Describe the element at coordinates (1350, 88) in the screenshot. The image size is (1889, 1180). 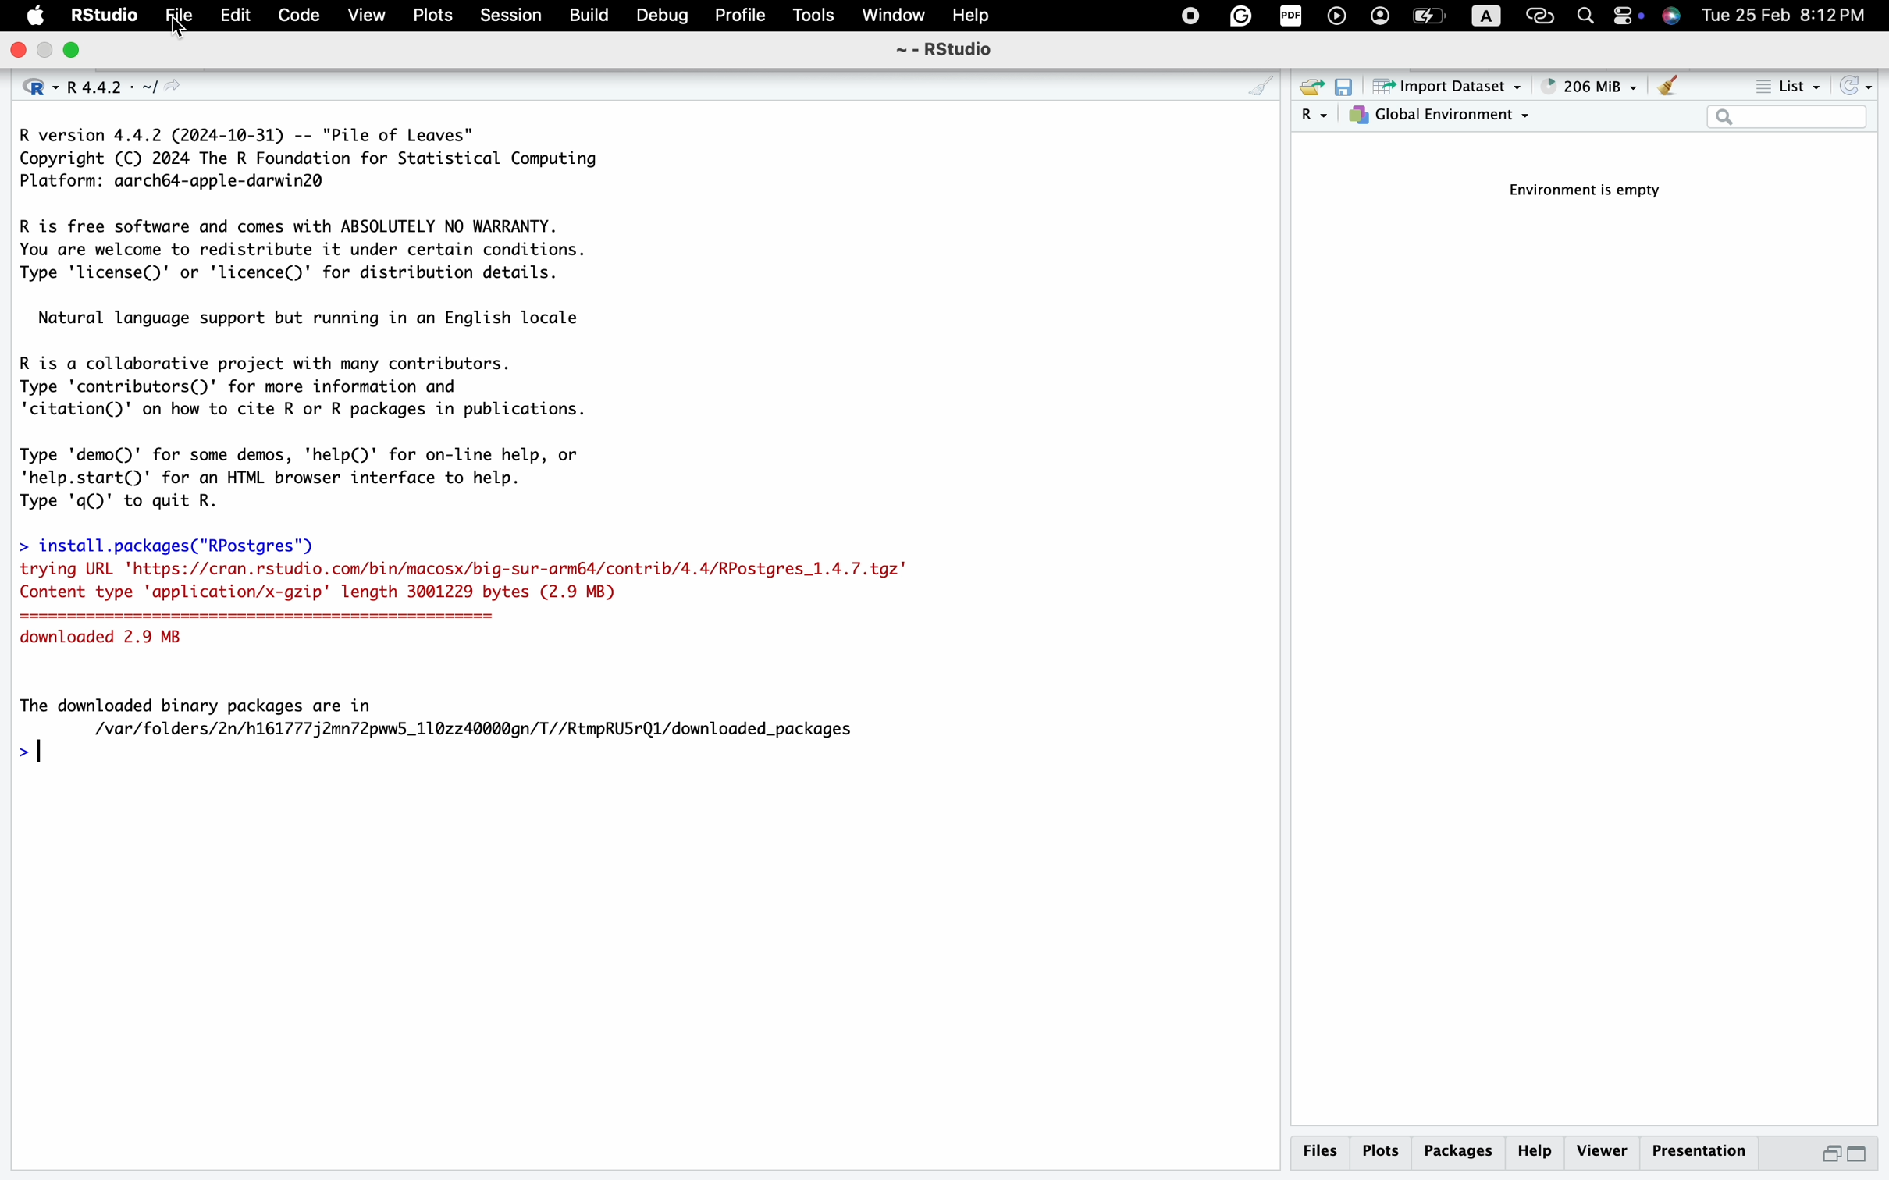
I see `save workspace as` at that location.